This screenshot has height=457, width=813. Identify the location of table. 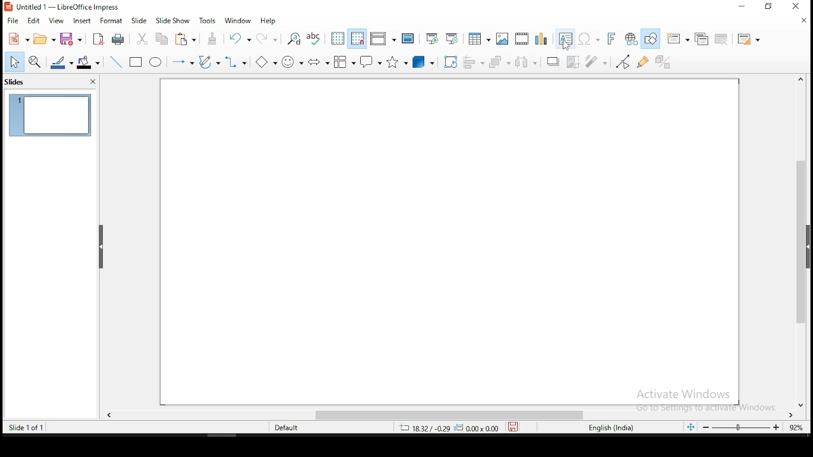
(480, 37).